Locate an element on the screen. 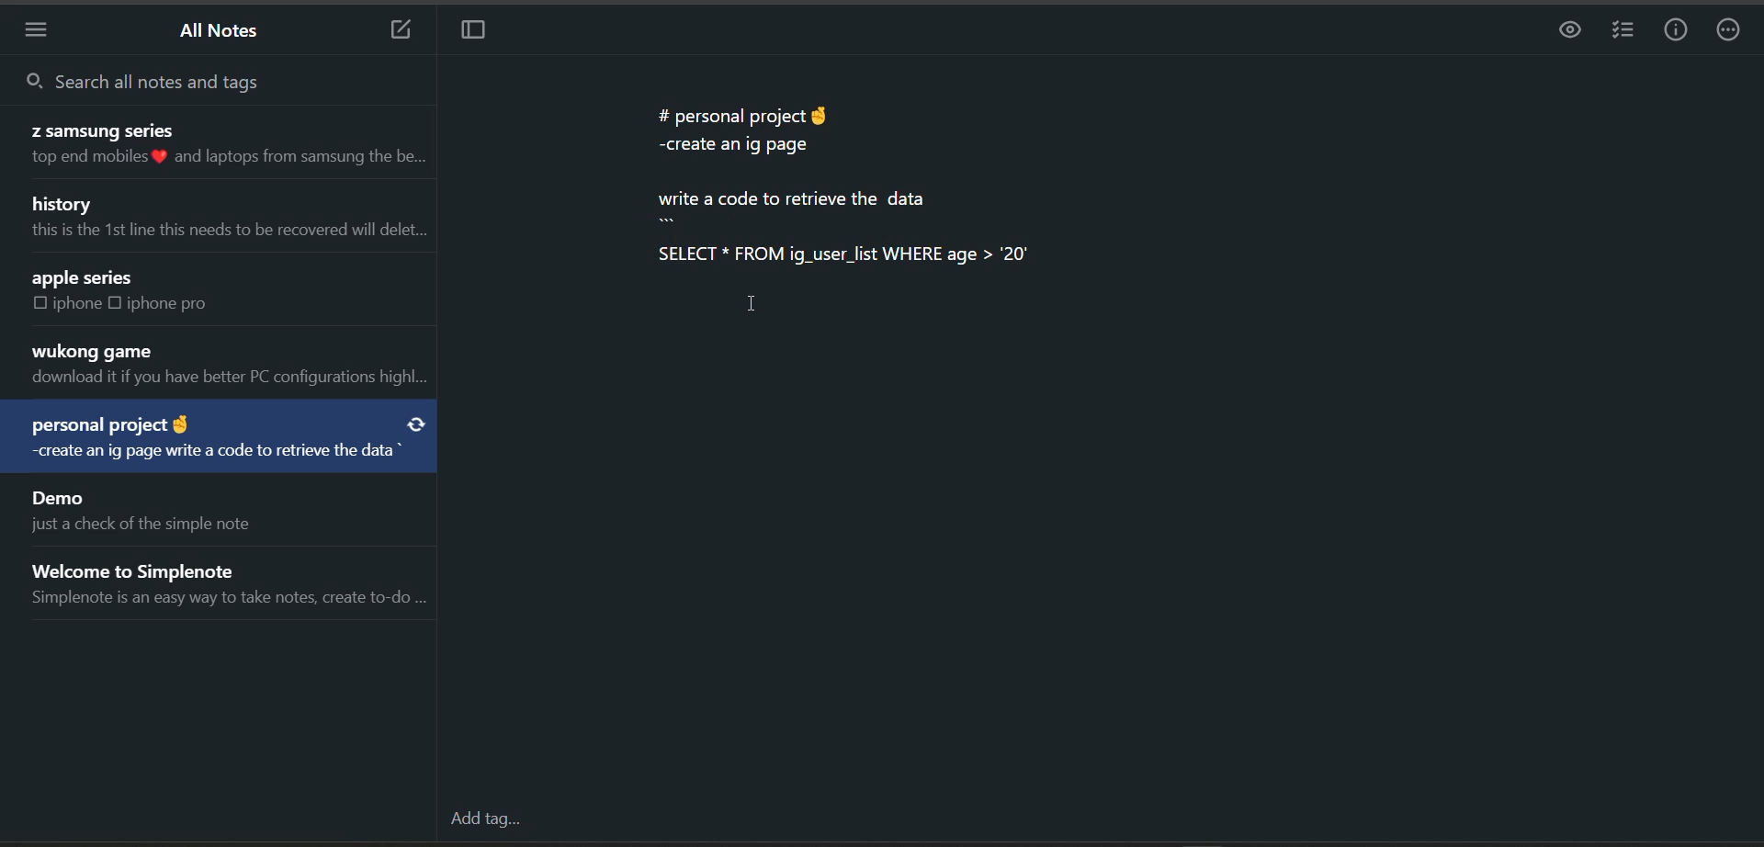  insert checklist is located at coordinates (1621, 31).